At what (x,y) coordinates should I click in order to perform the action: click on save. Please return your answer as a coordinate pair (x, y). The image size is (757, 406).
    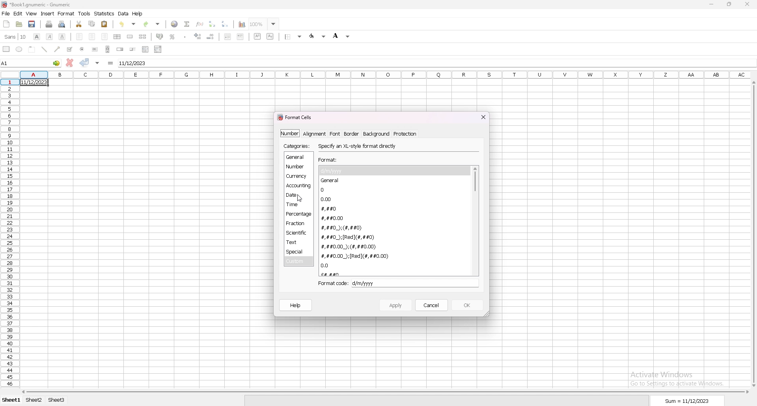
    Looking at the image, I should click on (32, 24).